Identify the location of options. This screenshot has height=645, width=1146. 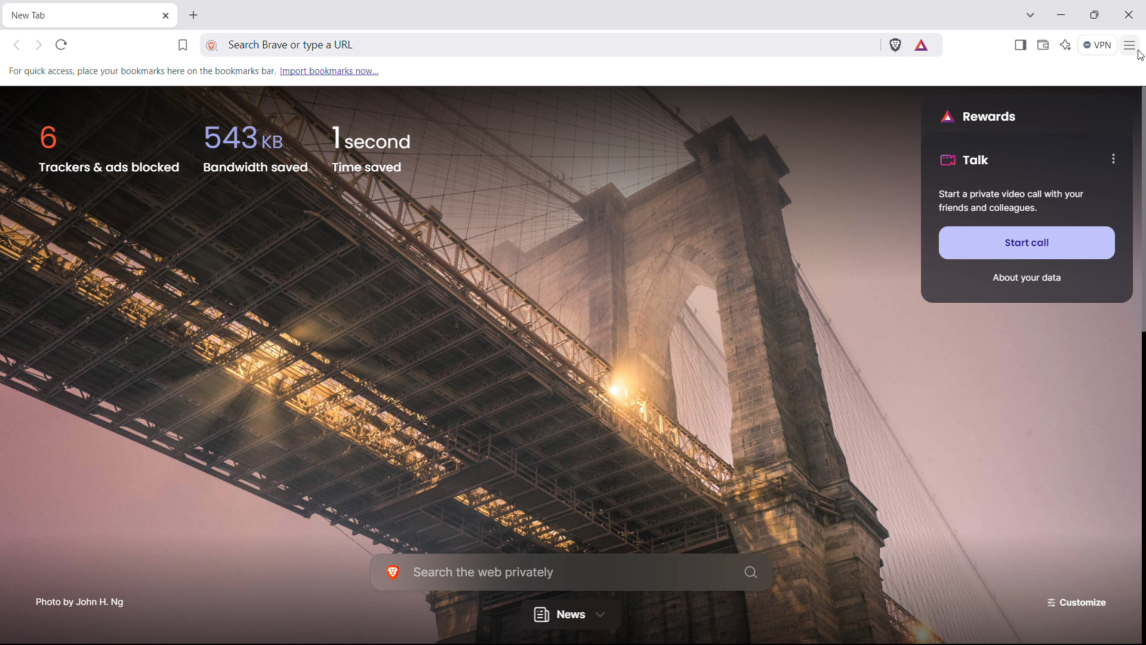
(1112, 160).